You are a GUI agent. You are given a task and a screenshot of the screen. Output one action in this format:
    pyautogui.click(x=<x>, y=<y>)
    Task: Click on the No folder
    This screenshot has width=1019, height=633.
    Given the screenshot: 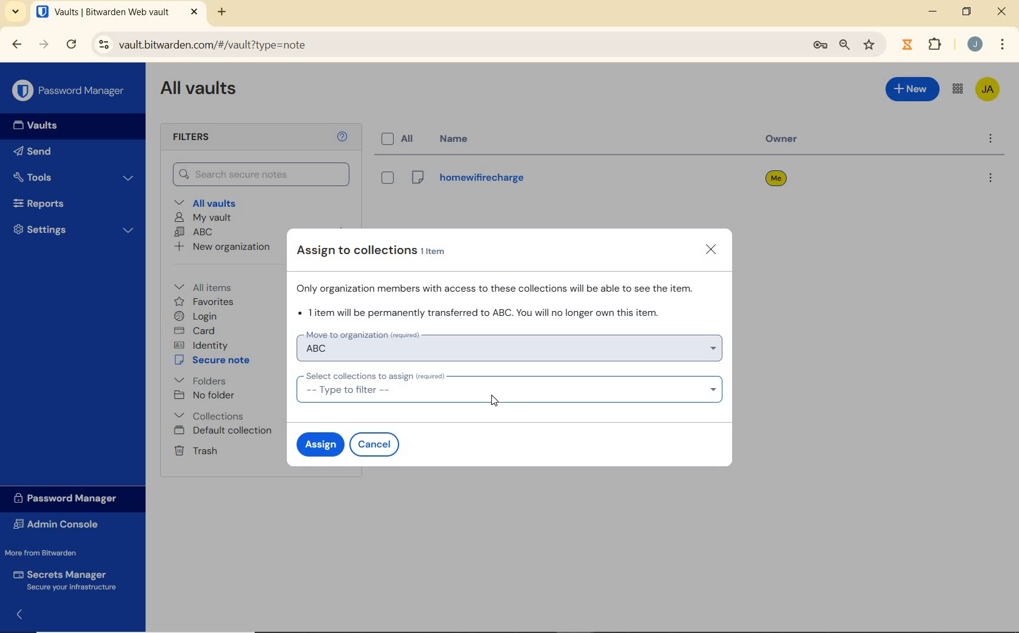 What is the action you would take?
    pyautogui.click(x=204, y=395)
    